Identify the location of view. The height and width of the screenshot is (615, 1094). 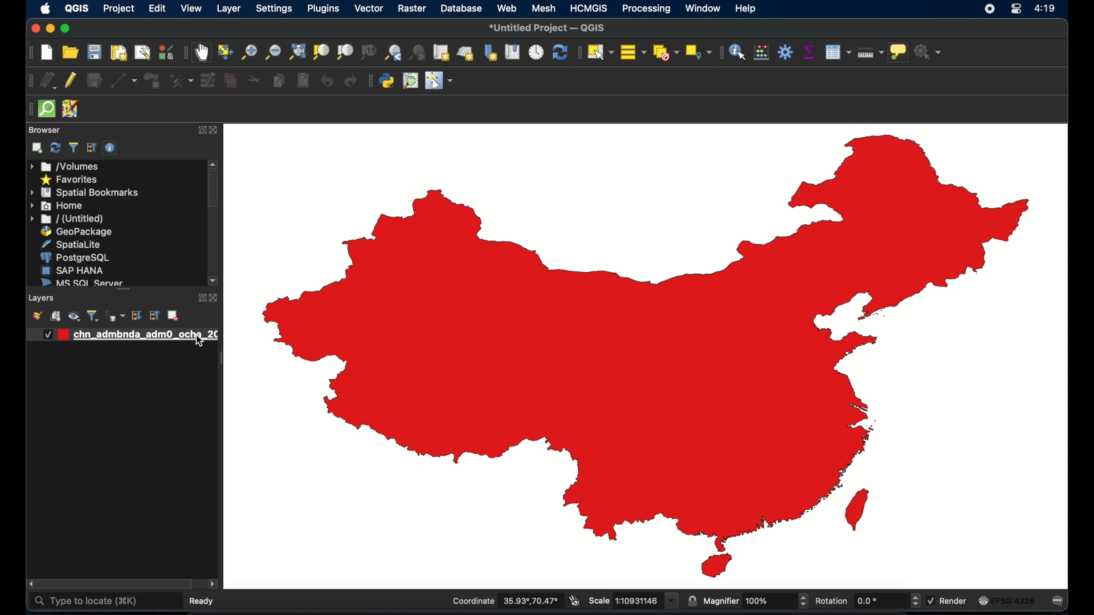
(191, 10).